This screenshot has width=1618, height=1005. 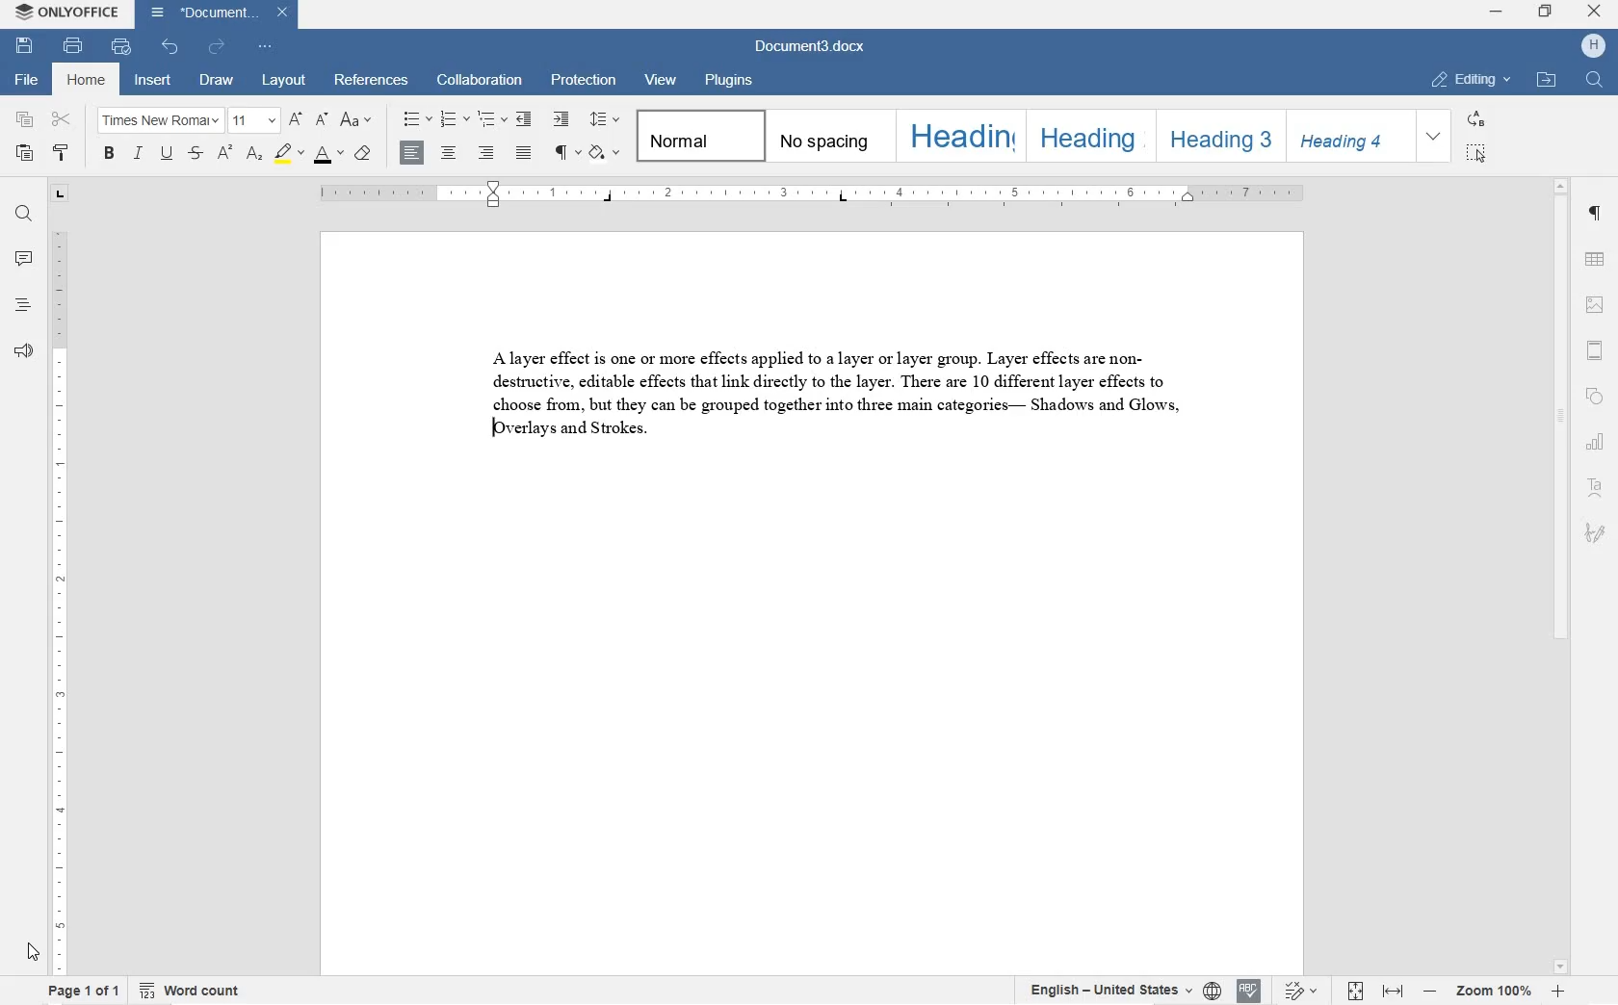 What do you see at coordinates (265, 46) in the screenshot?
I see `customize quick access toolbar` at bounding box center [265, 46].